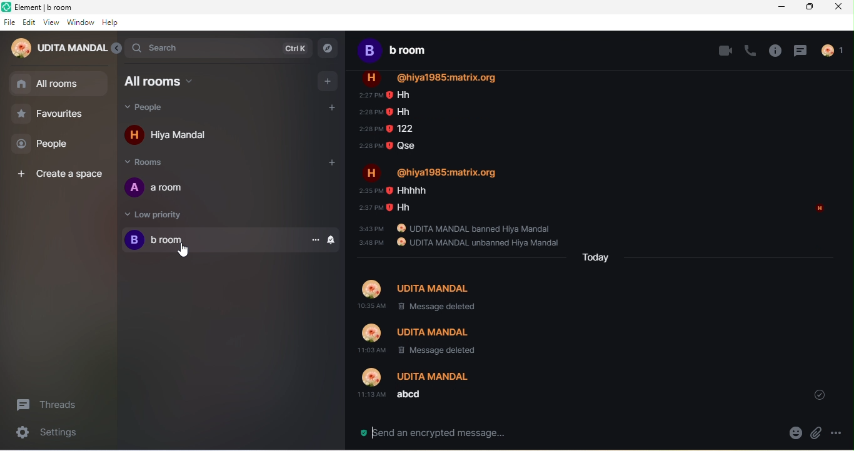 The width and height of the screenshot is (854, 451). I want to click on search, so click(219, 48).